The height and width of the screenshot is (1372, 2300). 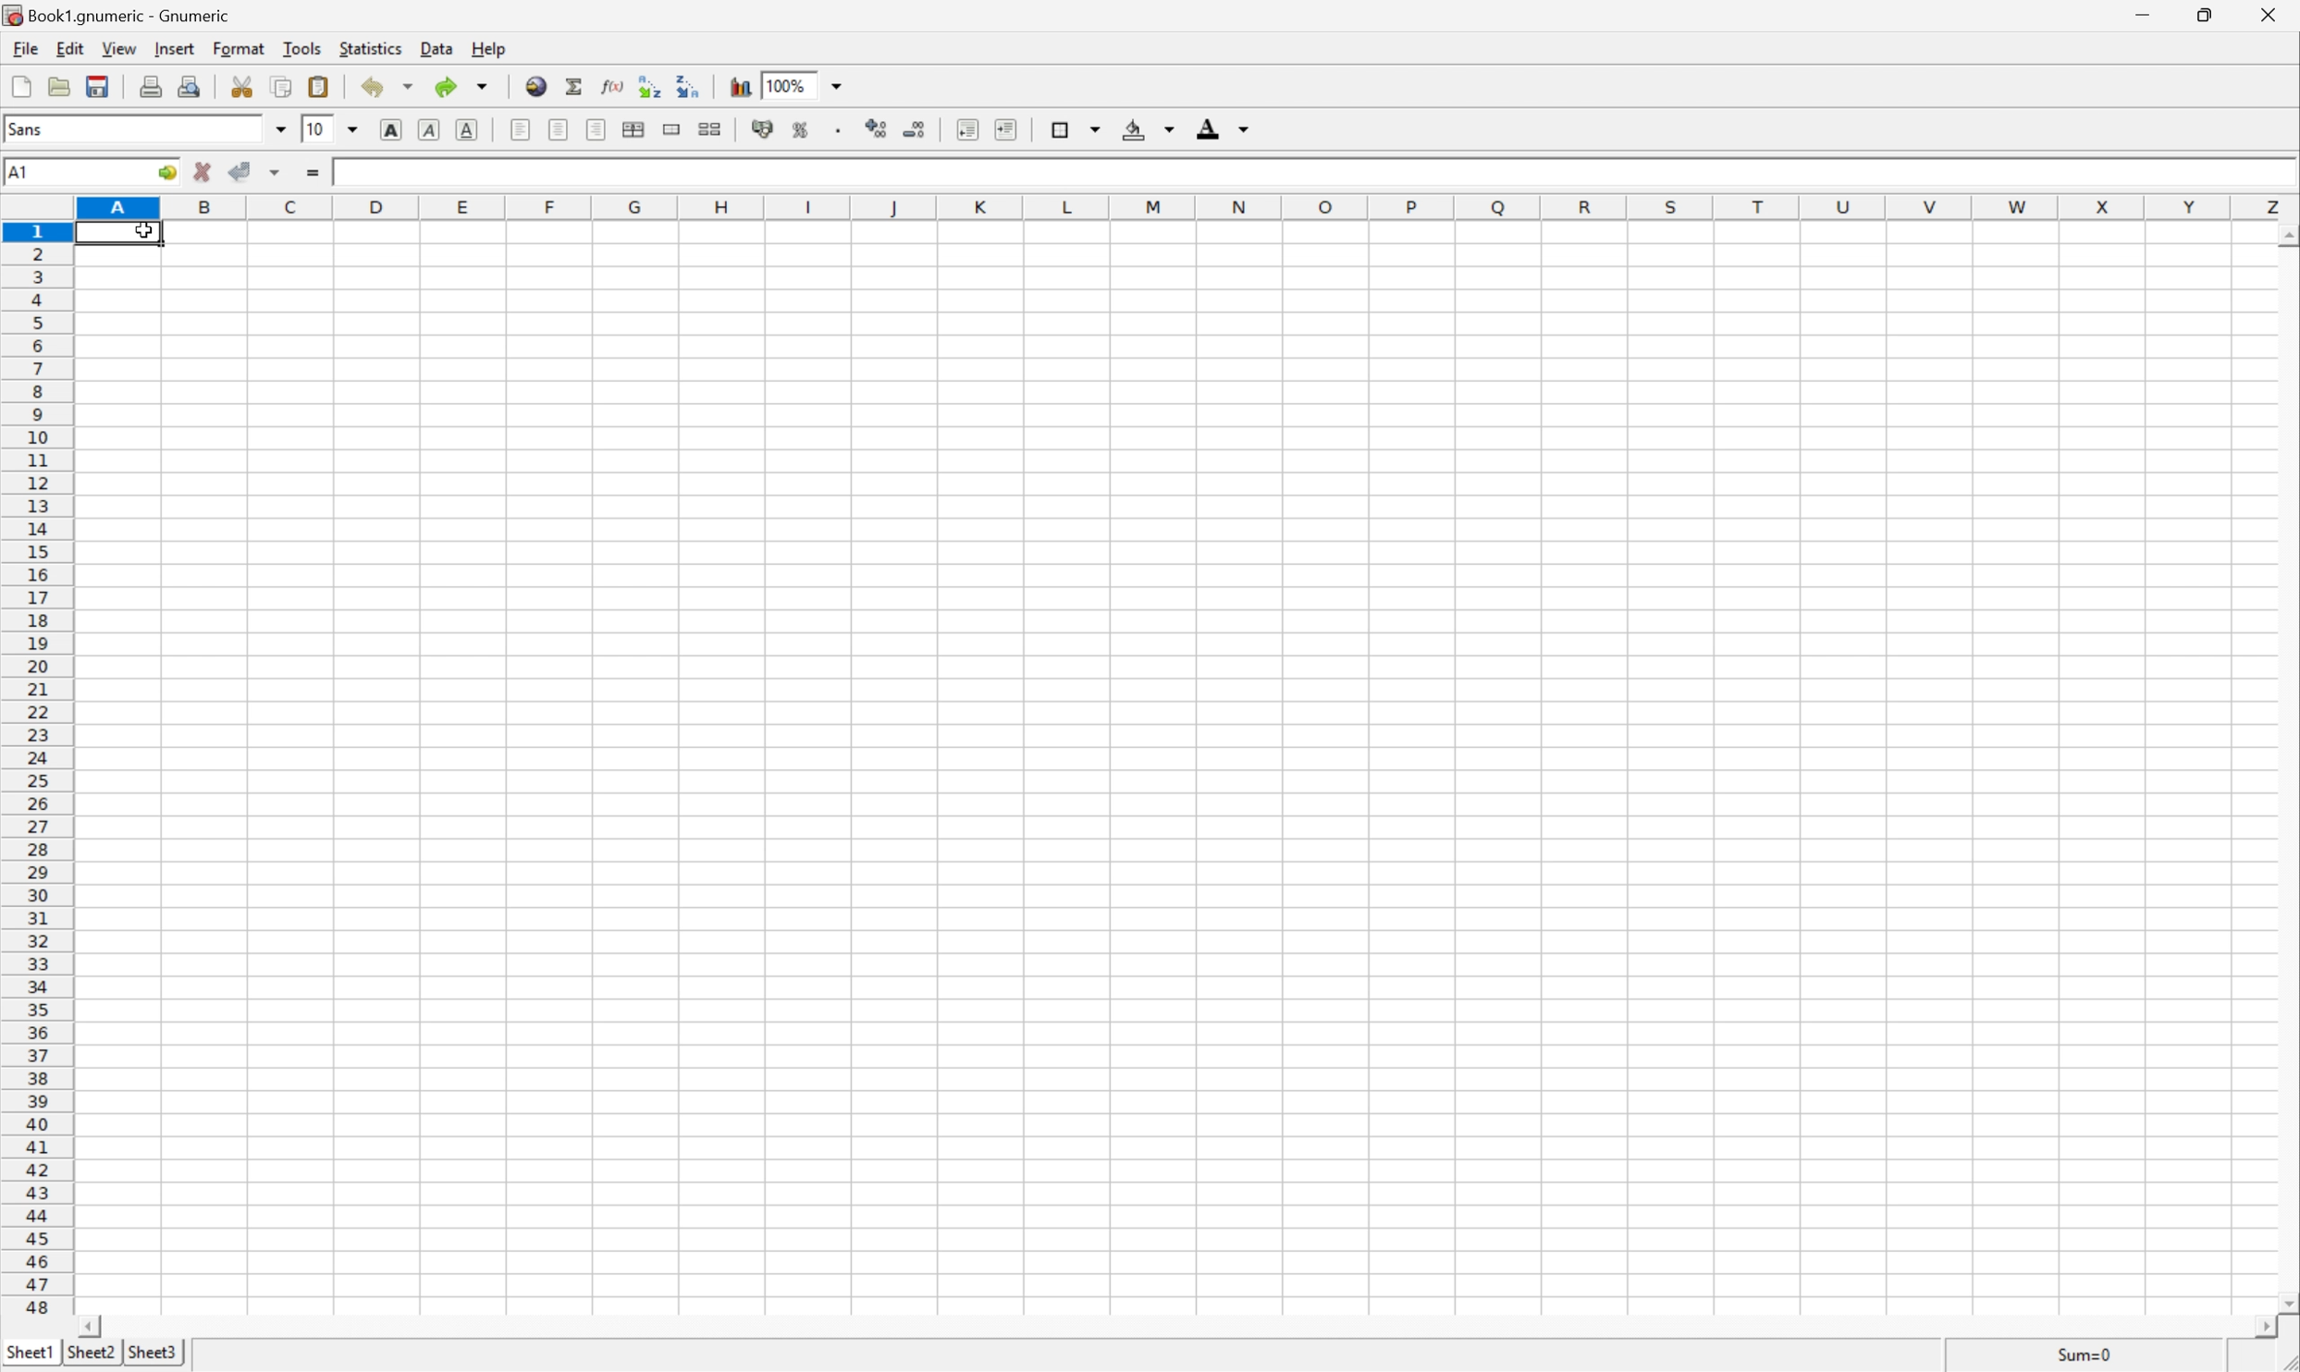 What do you see at coordinates (2092, 1355) in the screenshot?
I see `sum=0` at bounding box center [2092, 1355].